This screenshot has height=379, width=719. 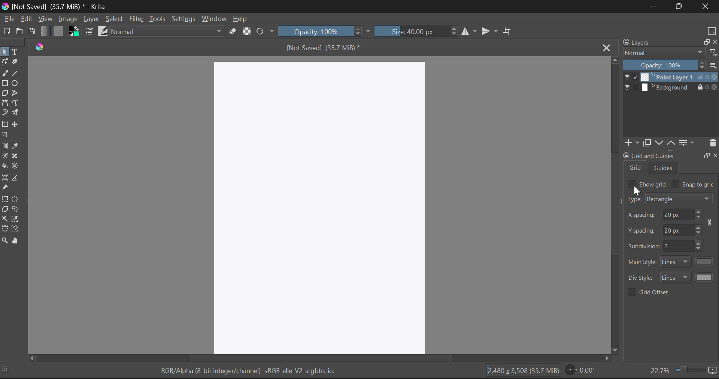 What do you see at coordinates (16, 241) in the screenshot?
I see `Pan` at bounding box center [16, 241].